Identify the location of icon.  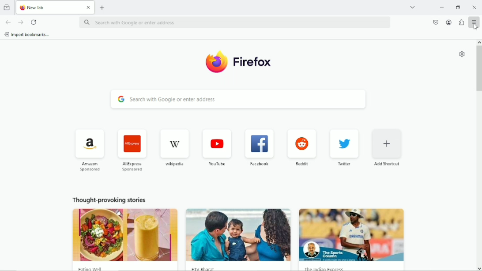
(173, 145).